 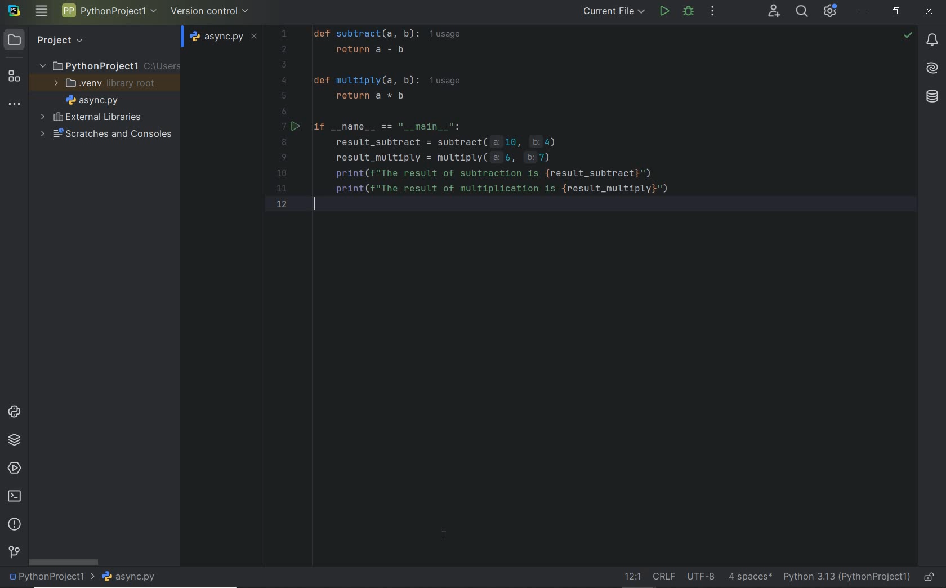 What do you see at coordinates (931, 578) in the screenshot?
I see `make file ready only` at bounding box center [931, 578].